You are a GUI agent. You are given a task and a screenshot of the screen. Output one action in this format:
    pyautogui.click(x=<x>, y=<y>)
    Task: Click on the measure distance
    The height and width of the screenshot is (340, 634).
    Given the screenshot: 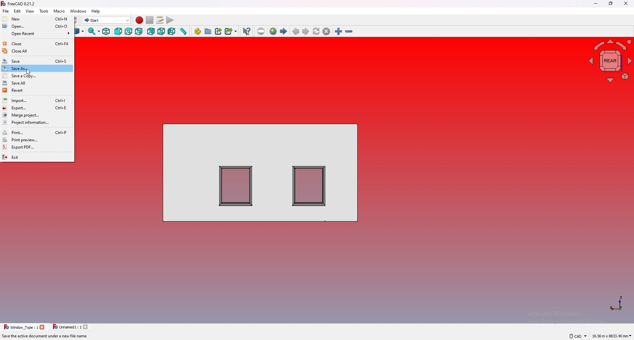 What is the action you would take?
    pyautogui.click(x=183, y=32)
    